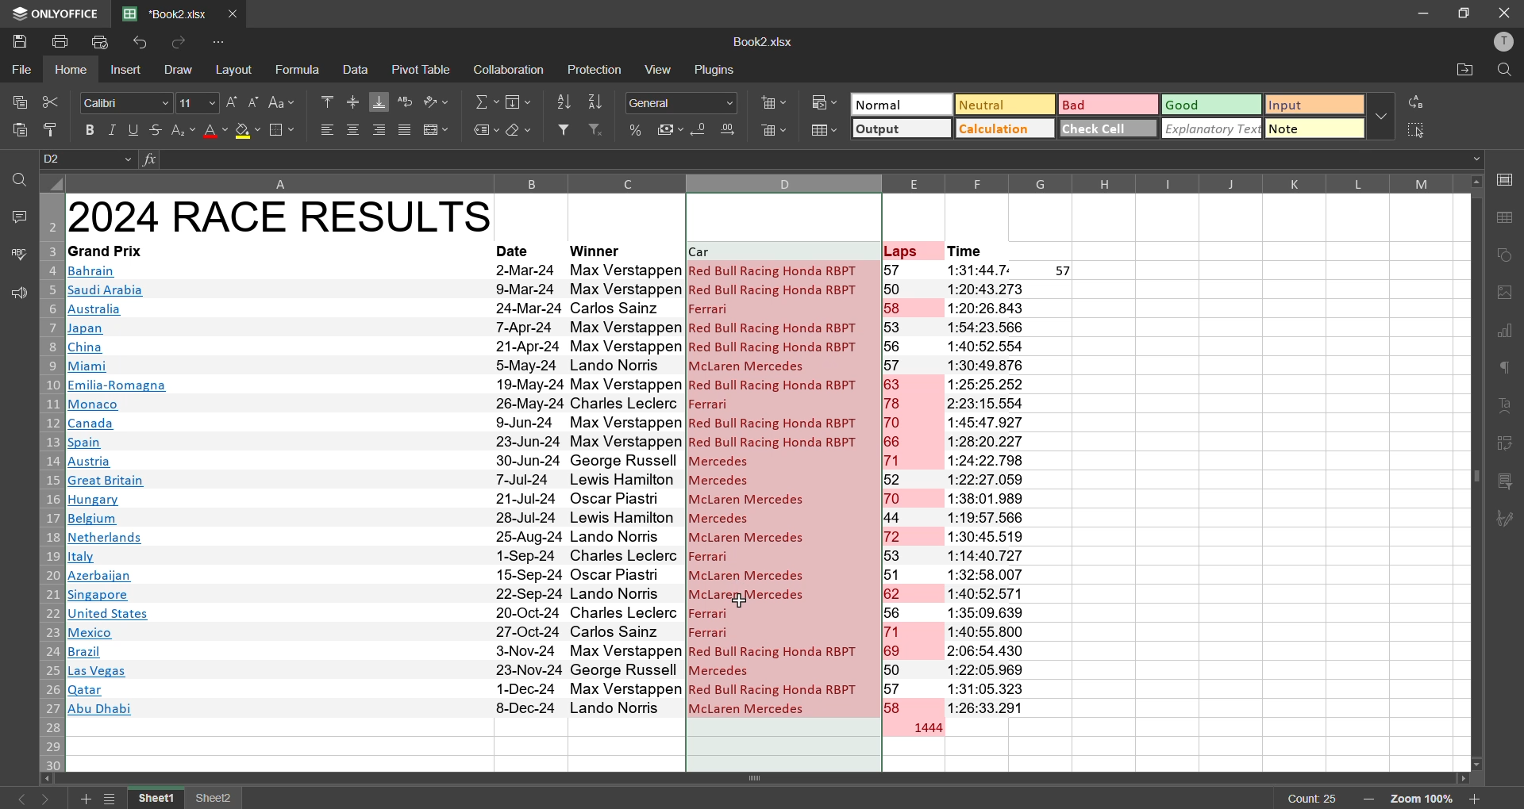 This screenshot has height=809, width=1524. I want to click on feedback, so click(16, 293).